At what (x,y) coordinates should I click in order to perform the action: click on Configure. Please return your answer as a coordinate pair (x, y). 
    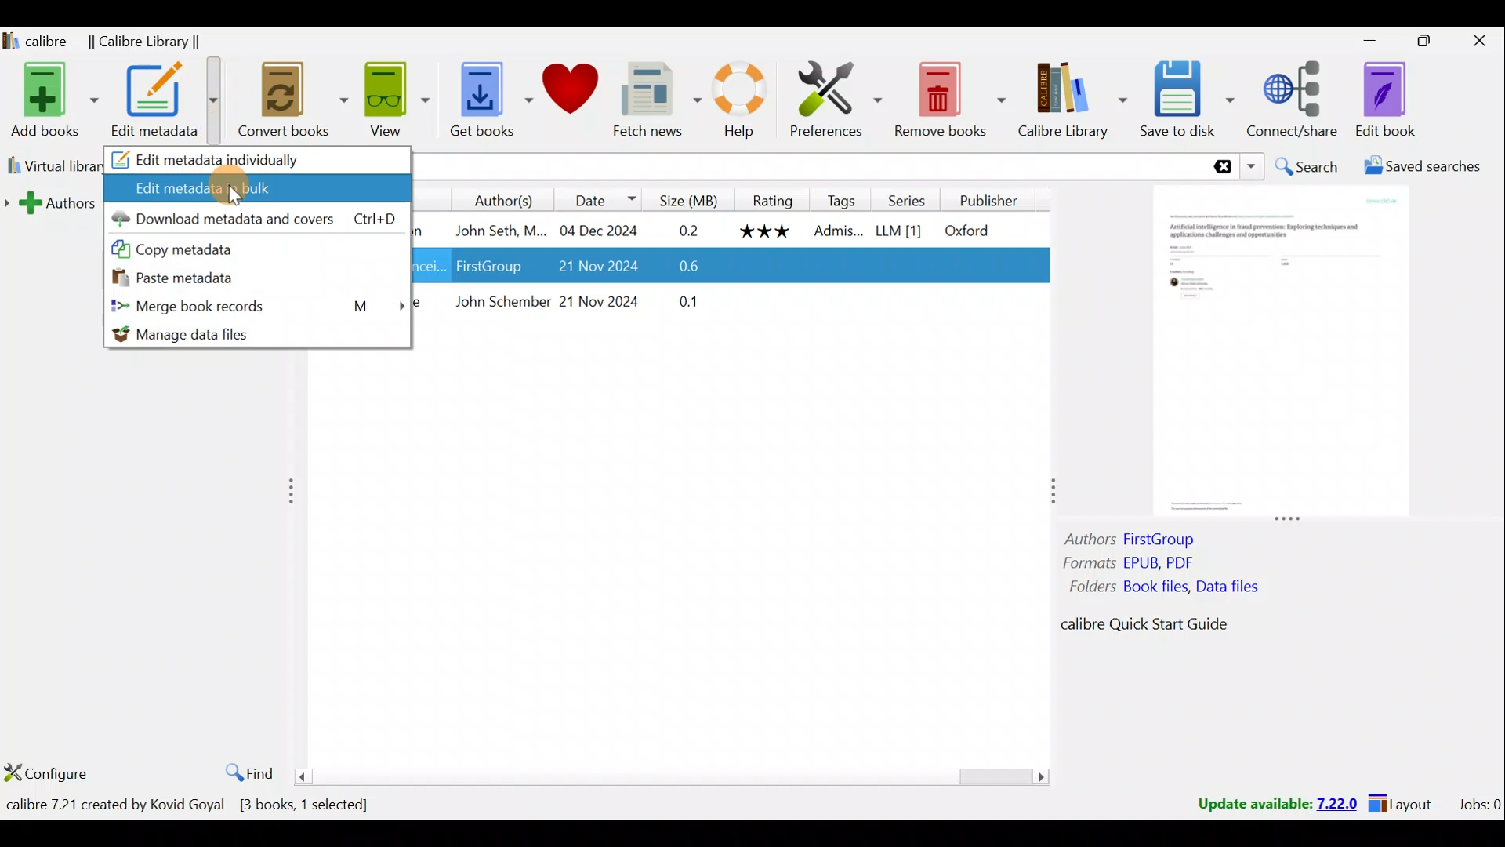
    Looking at the image, I should click on (47, 767).